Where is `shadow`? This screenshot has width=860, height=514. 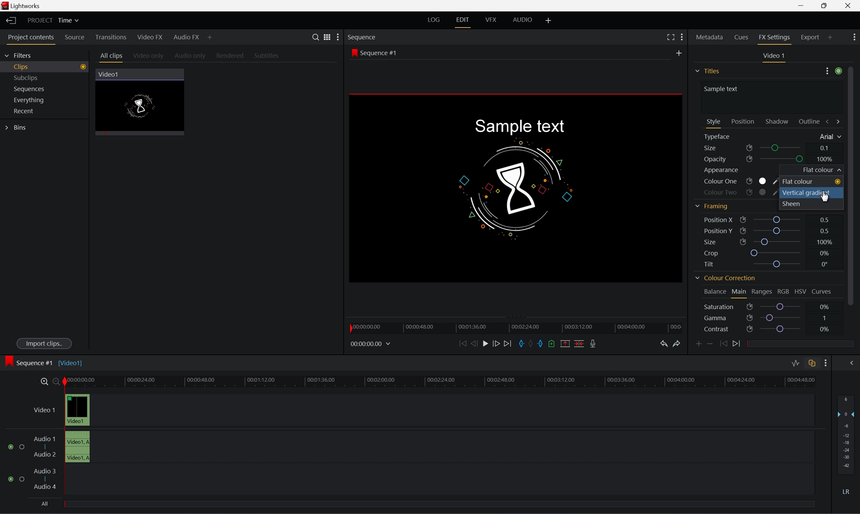
shadow is located at coordinates (779, 121).